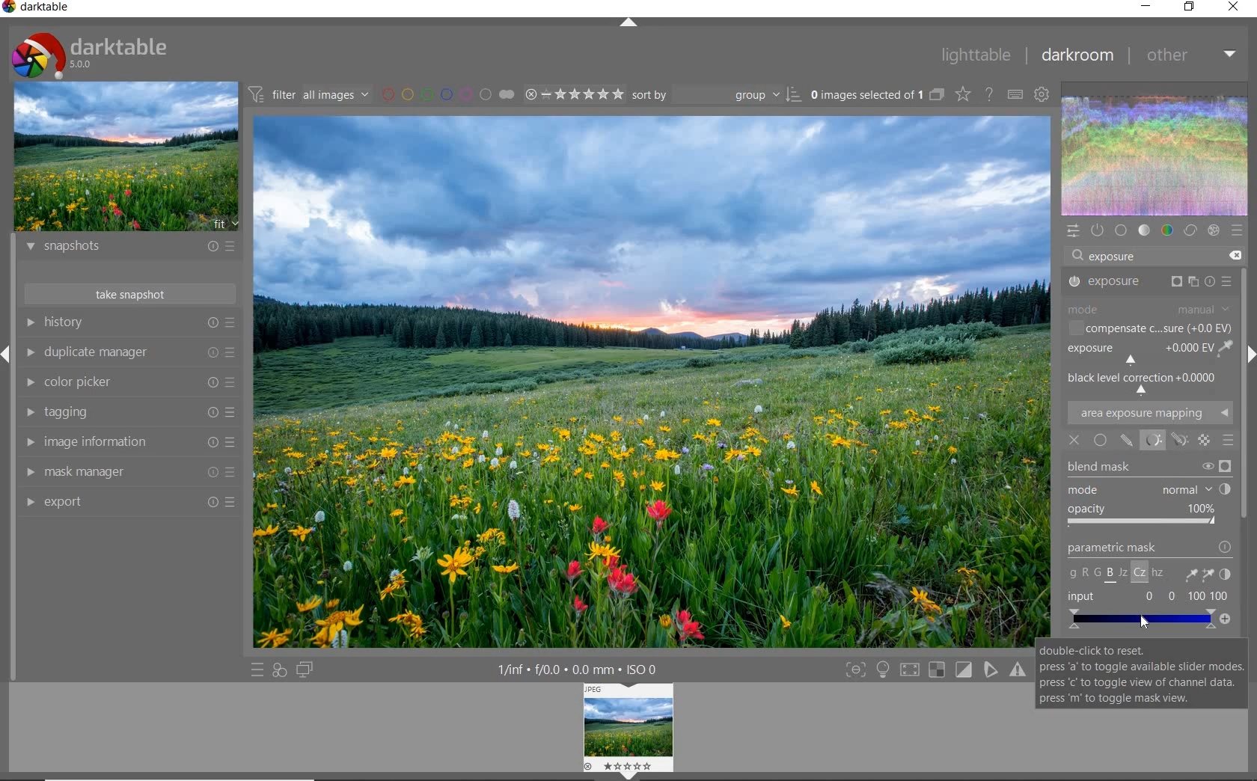  What do you see at coordinates (579, 670) in the screenshot?
I see `other display information` at bounding box center [579, 670].